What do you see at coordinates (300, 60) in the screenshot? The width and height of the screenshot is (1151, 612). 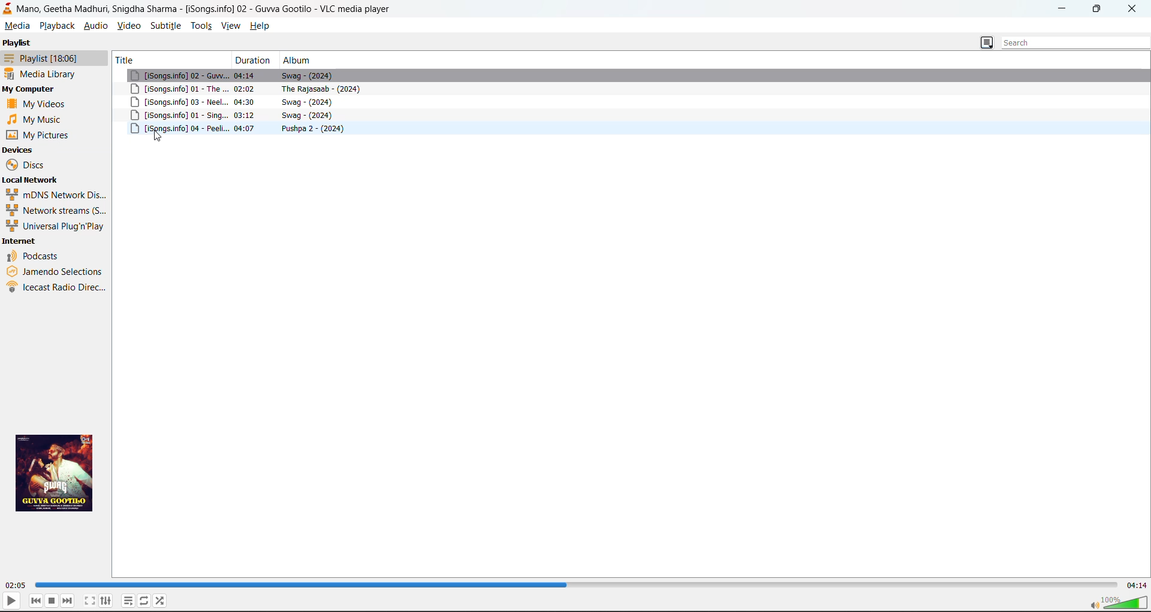 I see `album` at bounding box center [300, 60].